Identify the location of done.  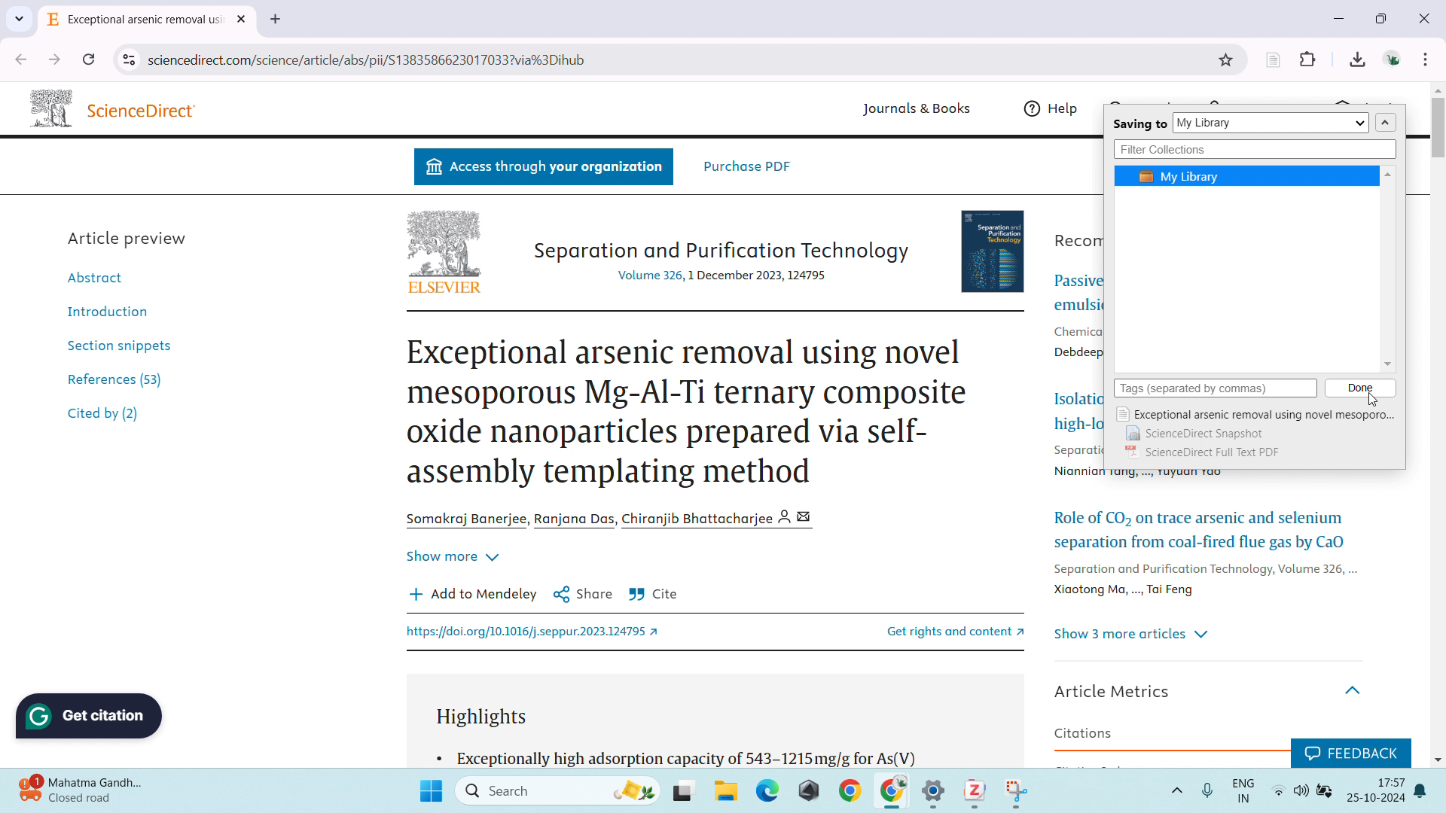
(1361, 388).